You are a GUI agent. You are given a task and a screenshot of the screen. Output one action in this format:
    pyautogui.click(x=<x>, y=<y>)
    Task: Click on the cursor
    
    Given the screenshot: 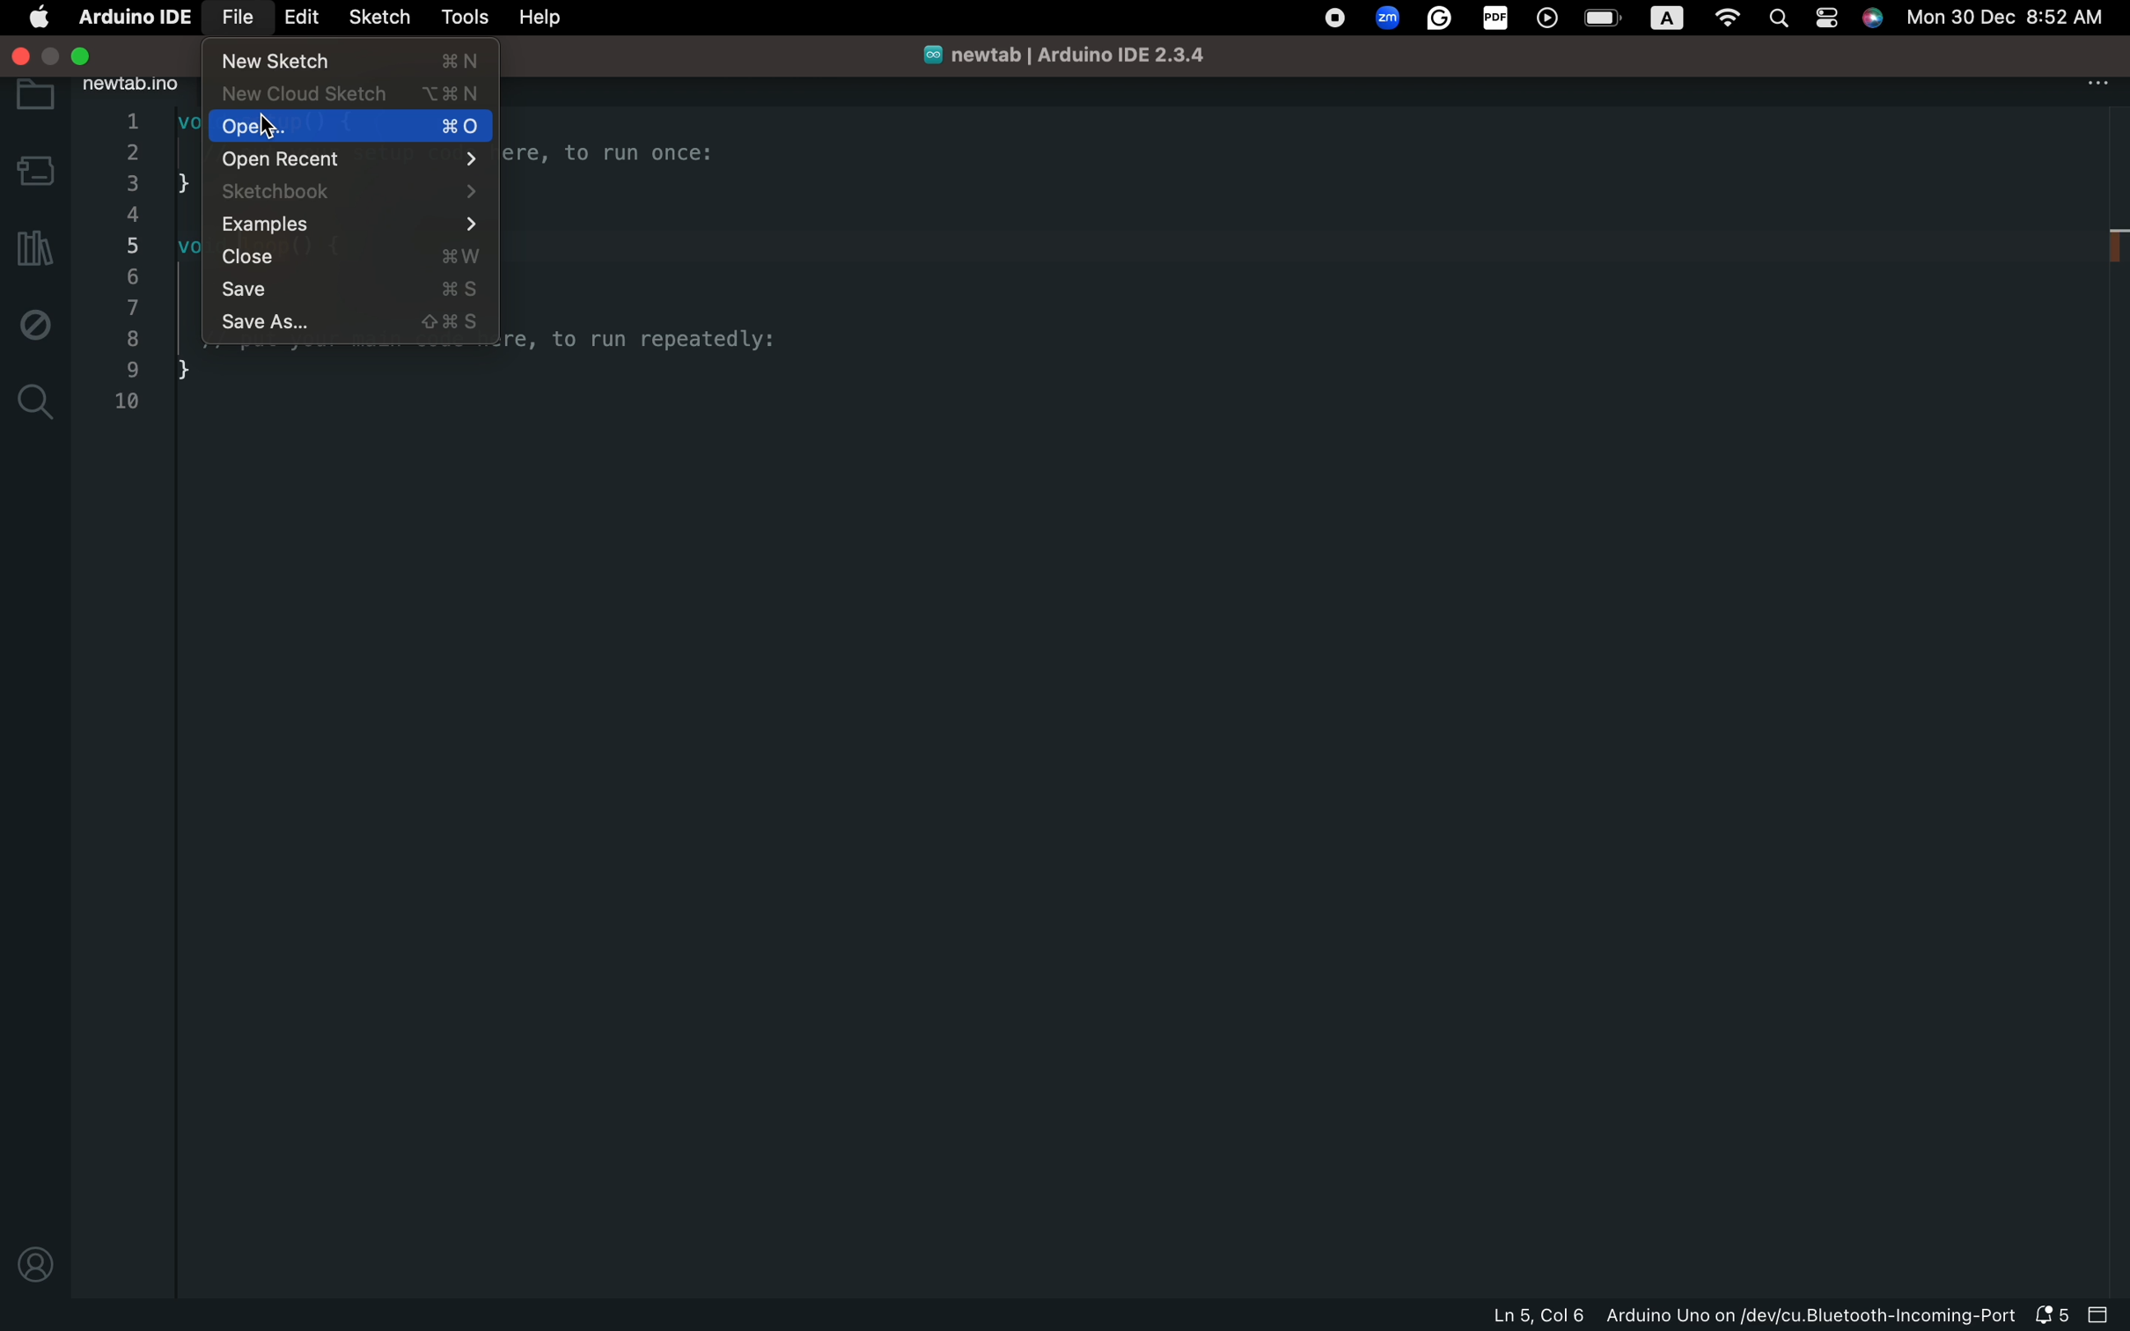 What is the action you would take?
    pyautogui.click(x=266, y=124)
    